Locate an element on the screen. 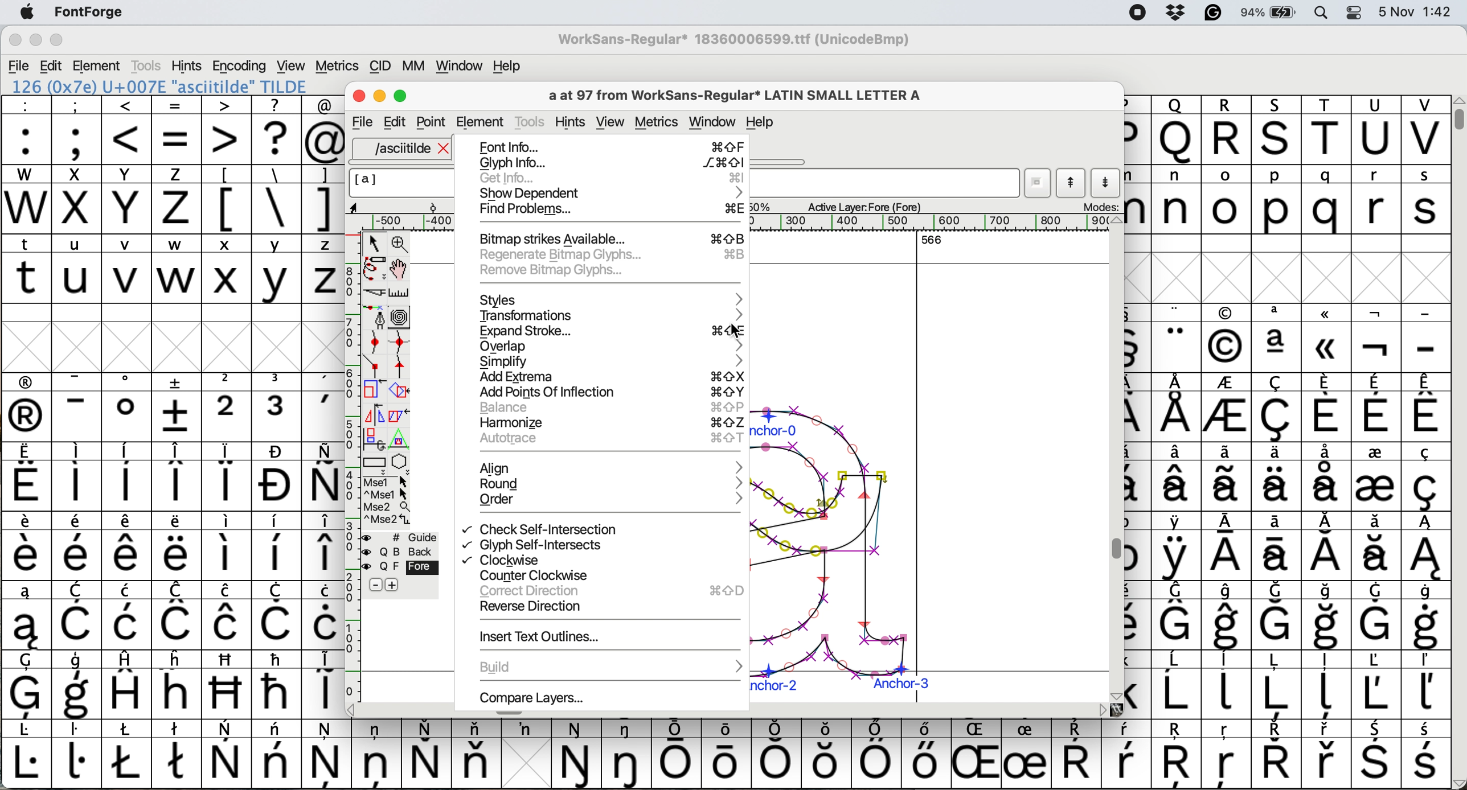 The width and height of the screenshot is (1467, 790). Y is located at coordinates (128, 199).